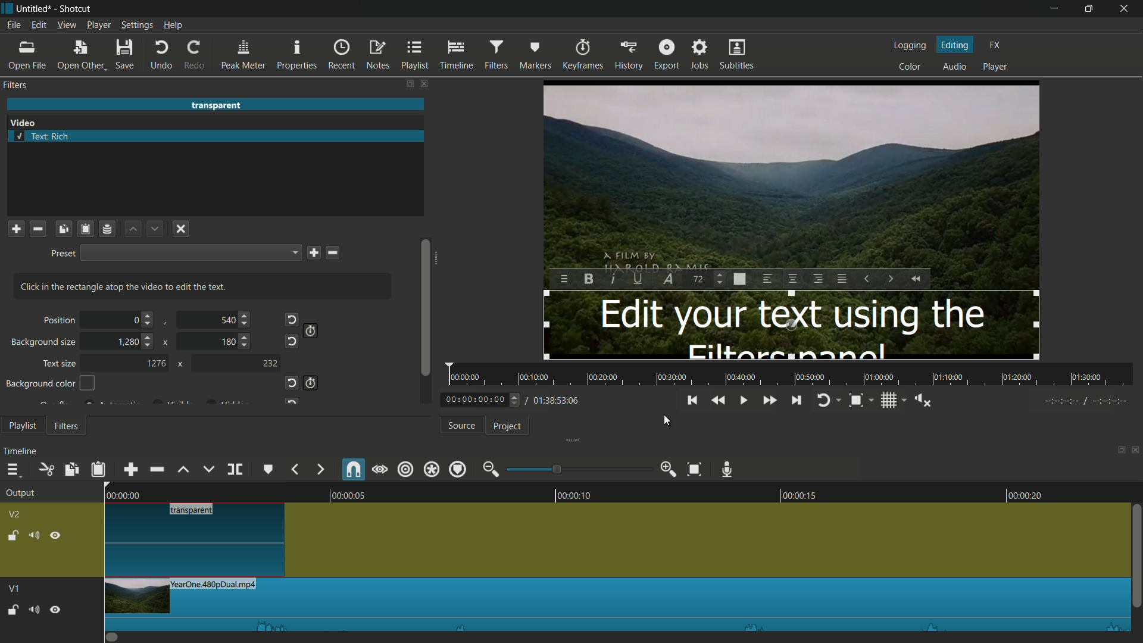 Image resolution: width=1143 pixels, height=643 pixels. What do you see at coordinates (292, 382) in the screenshot?
I see `reset to default` at bounding box center [292, 382].